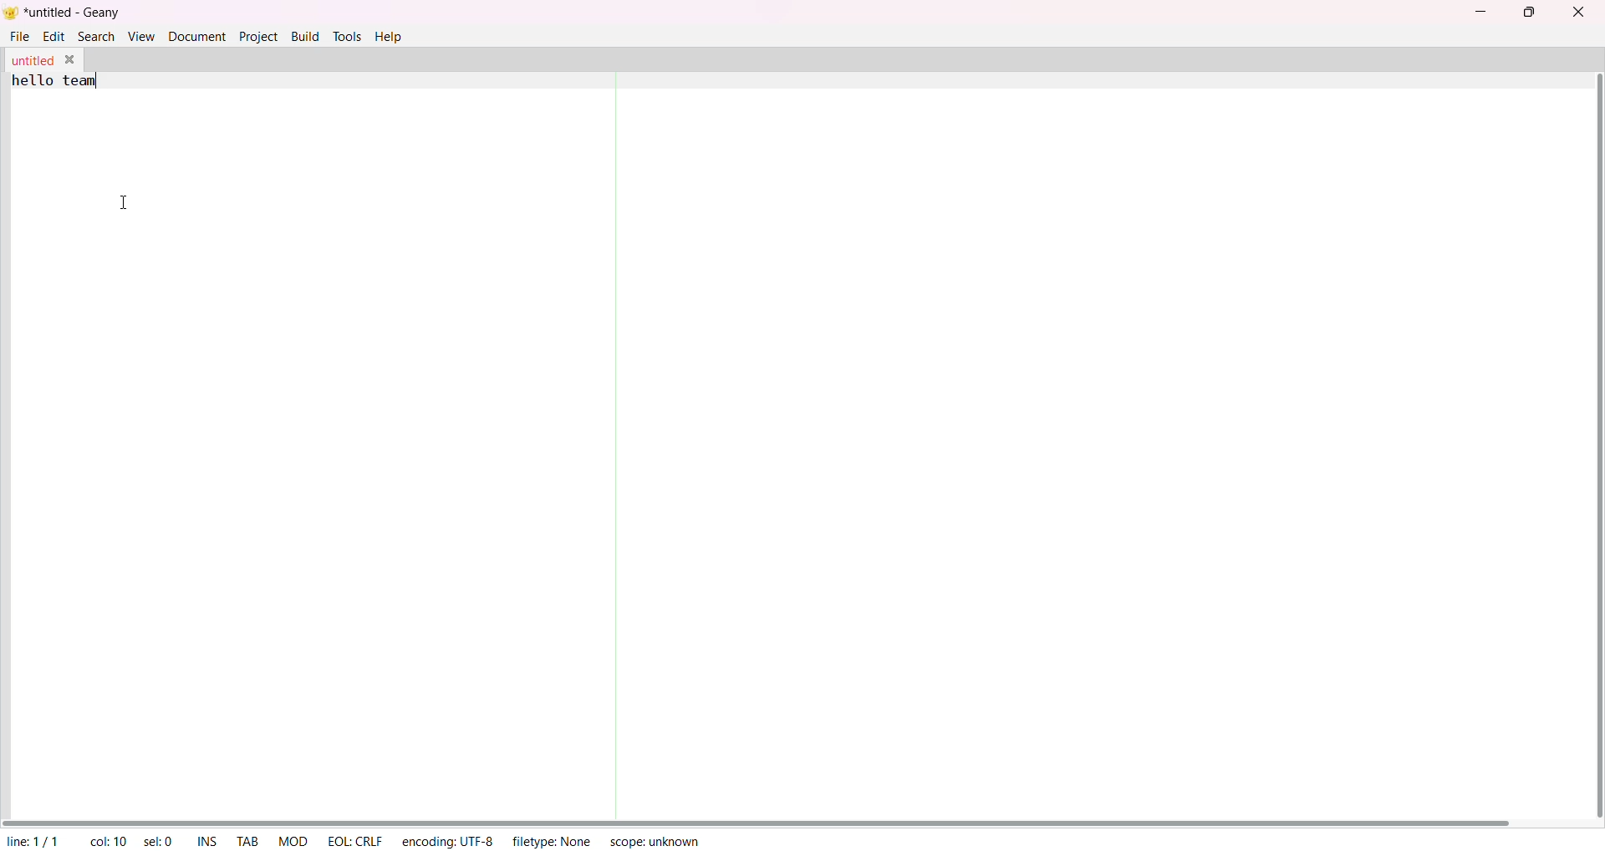  What do you see at coordinates (789, 451) in the screenshot?
I see `text area` at bounding box center [789, 451].